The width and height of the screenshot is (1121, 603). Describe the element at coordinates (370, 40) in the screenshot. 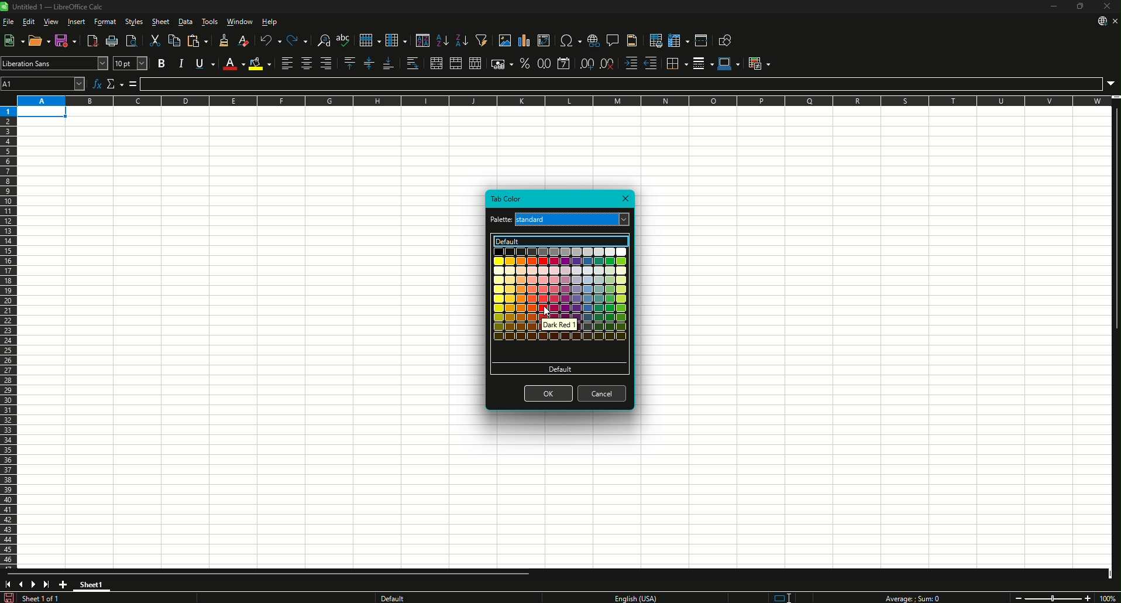

I see `Row` at that location.